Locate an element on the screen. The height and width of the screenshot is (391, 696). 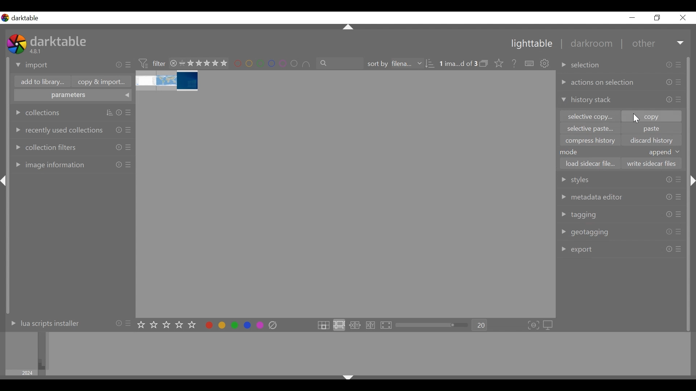
minimize is located at coordinates (632, 18).